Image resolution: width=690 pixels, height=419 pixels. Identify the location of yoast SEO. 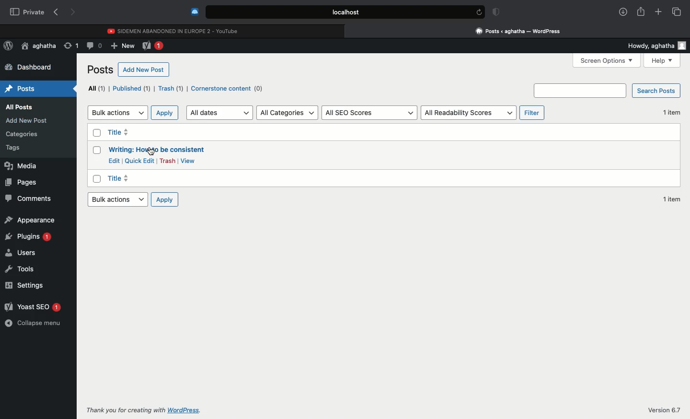
(34, 308).